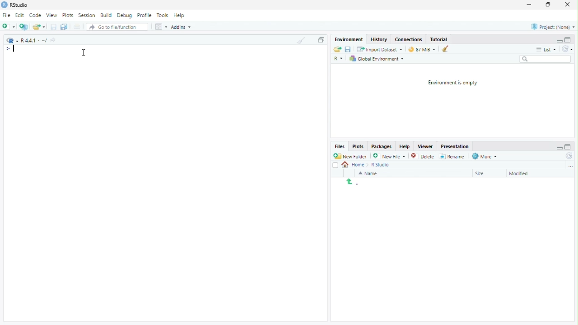 The image size is (578, 325). Describe the element at coordinates (422, 48) in the screenshot. I see `87 MiB` at that location.